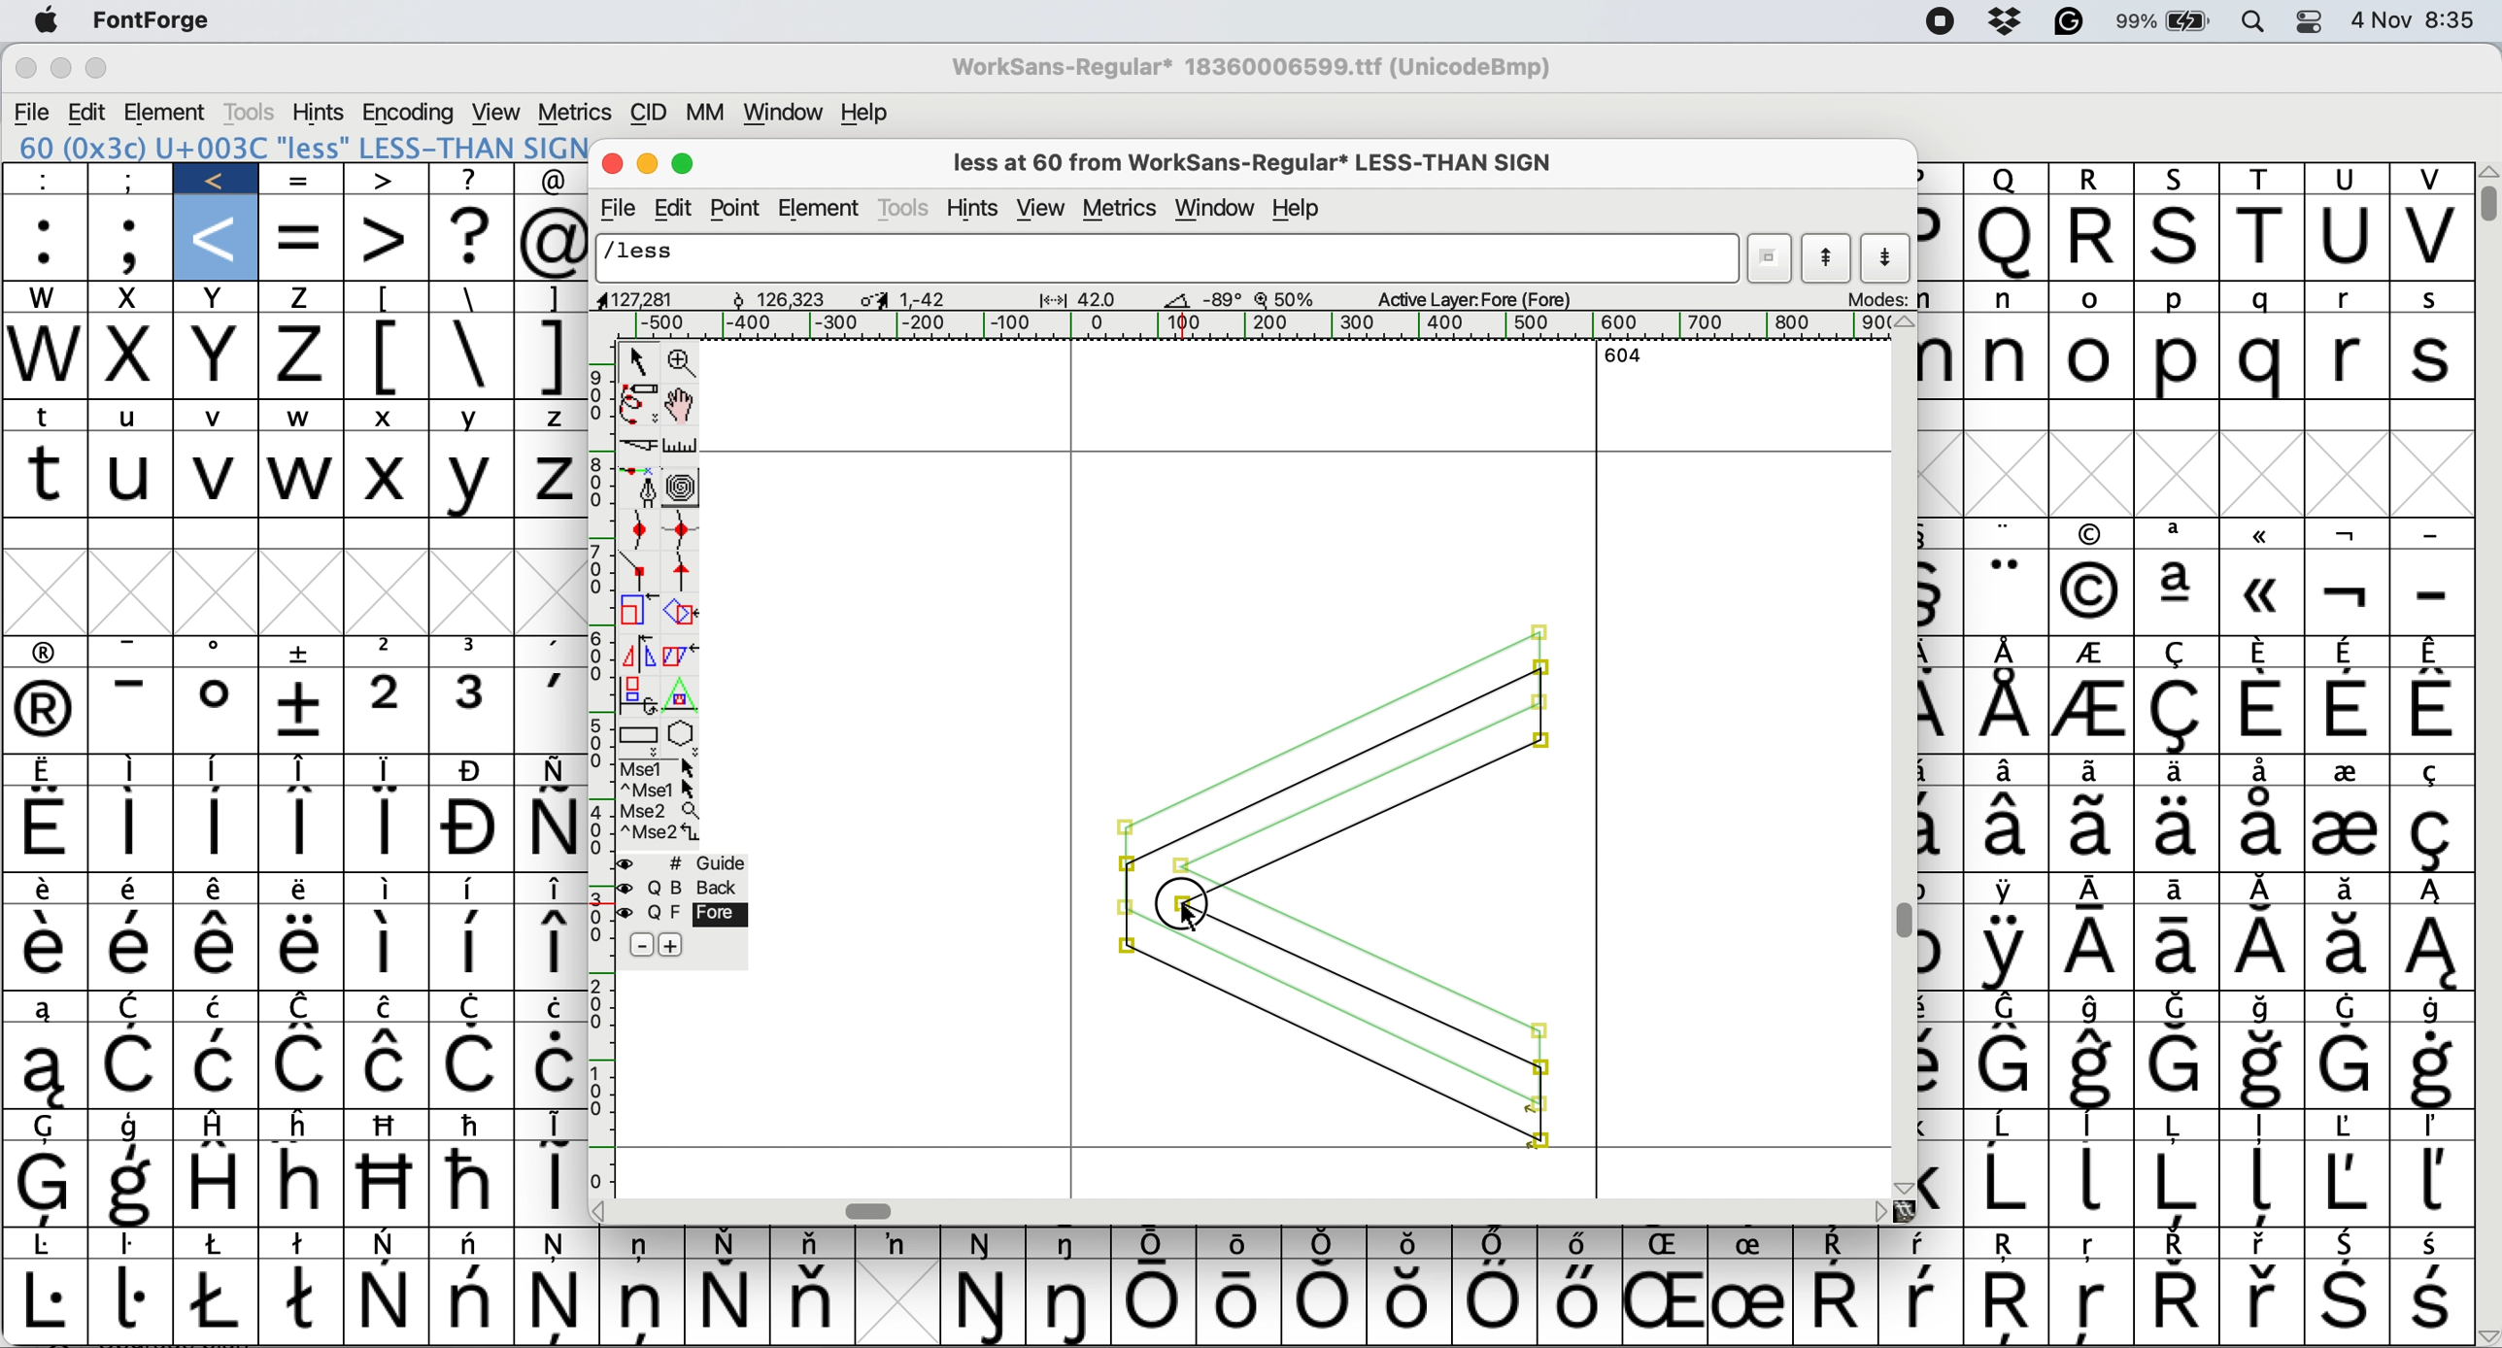 The height and width of the screenshot is (1348, 2502). I want to click on t, so click(52, 418).